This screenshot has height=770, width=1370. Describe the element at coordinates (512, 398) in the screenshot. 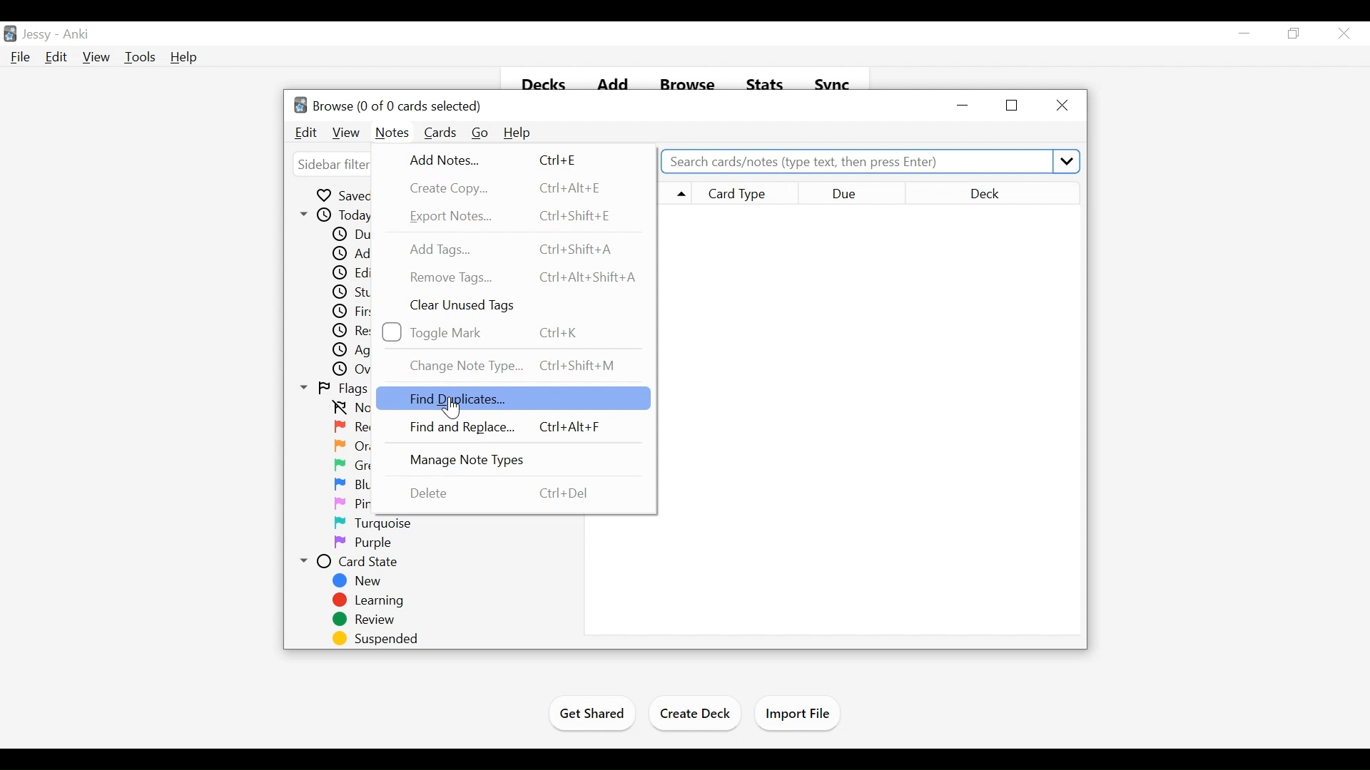

I see `Find Duplicates` at that location.